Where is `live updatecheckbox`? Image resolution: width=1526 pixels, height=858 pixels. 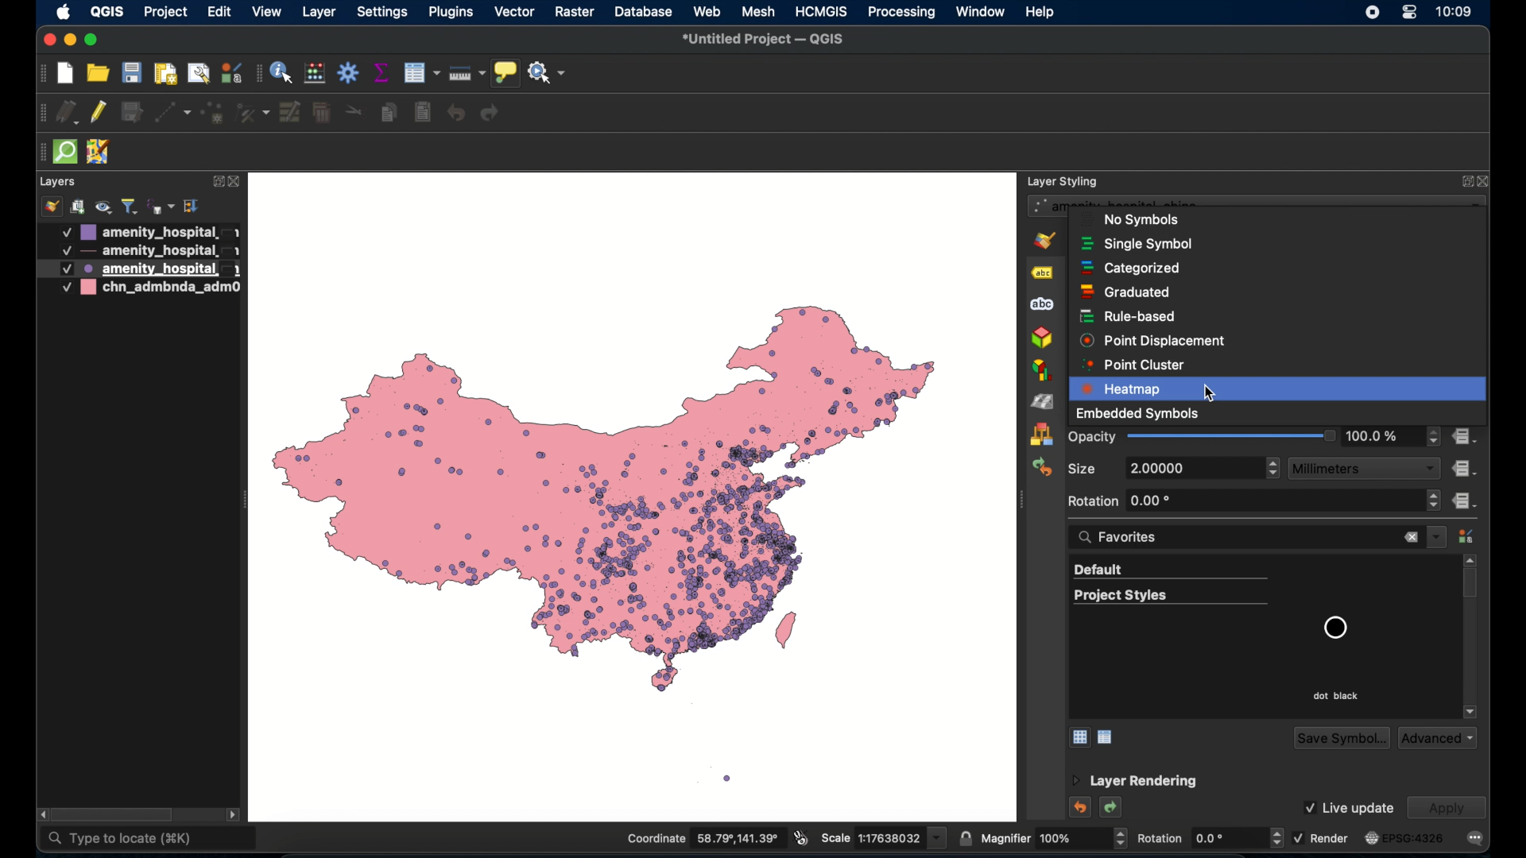
live updatecheckbox is located at coordinates (1347, 807).